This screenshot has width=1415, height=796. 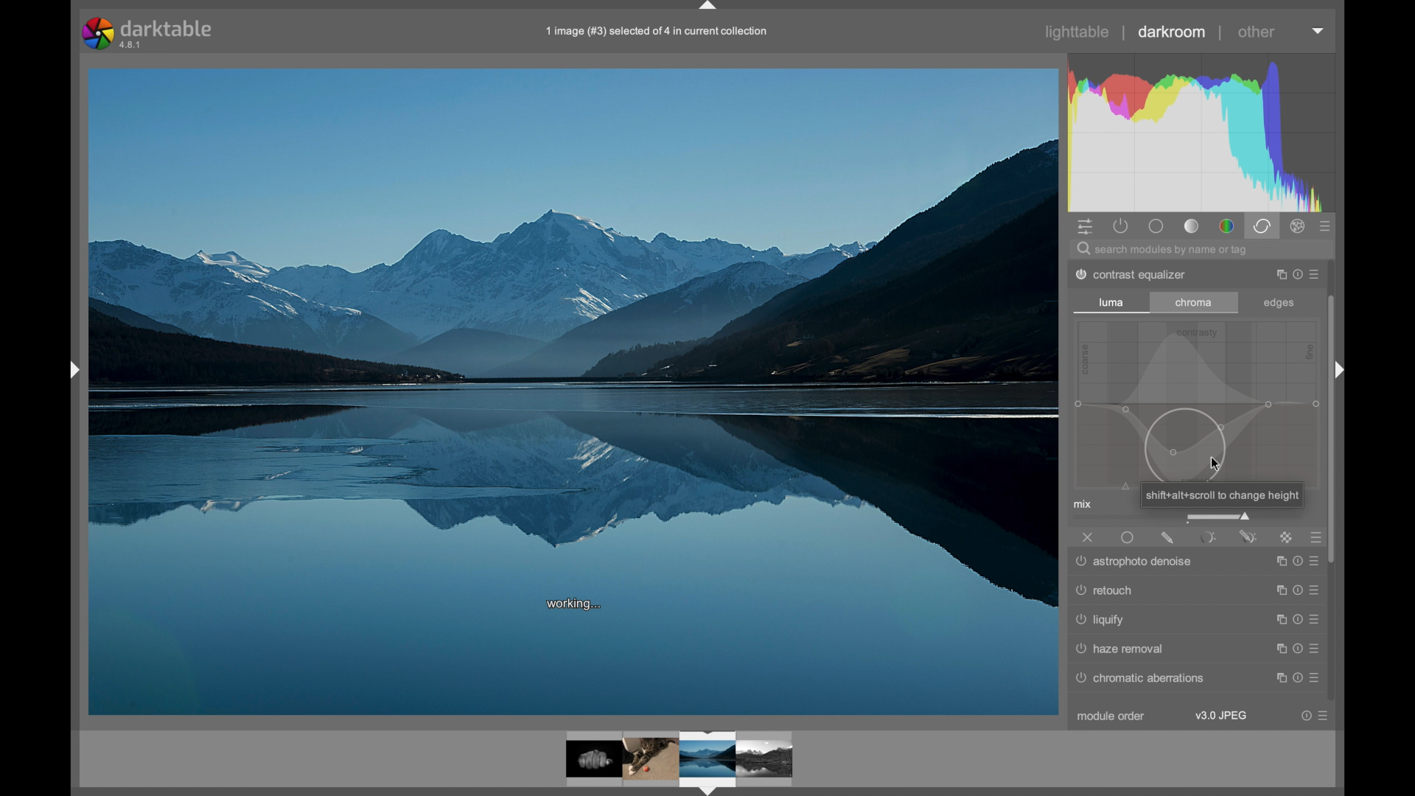 I want to click on dither posterize, so click(x=1131, y=274).